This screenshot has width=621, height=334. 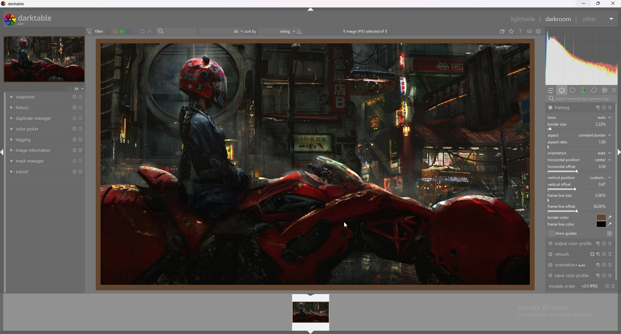 I want to click on , so click(x=602, y=124).